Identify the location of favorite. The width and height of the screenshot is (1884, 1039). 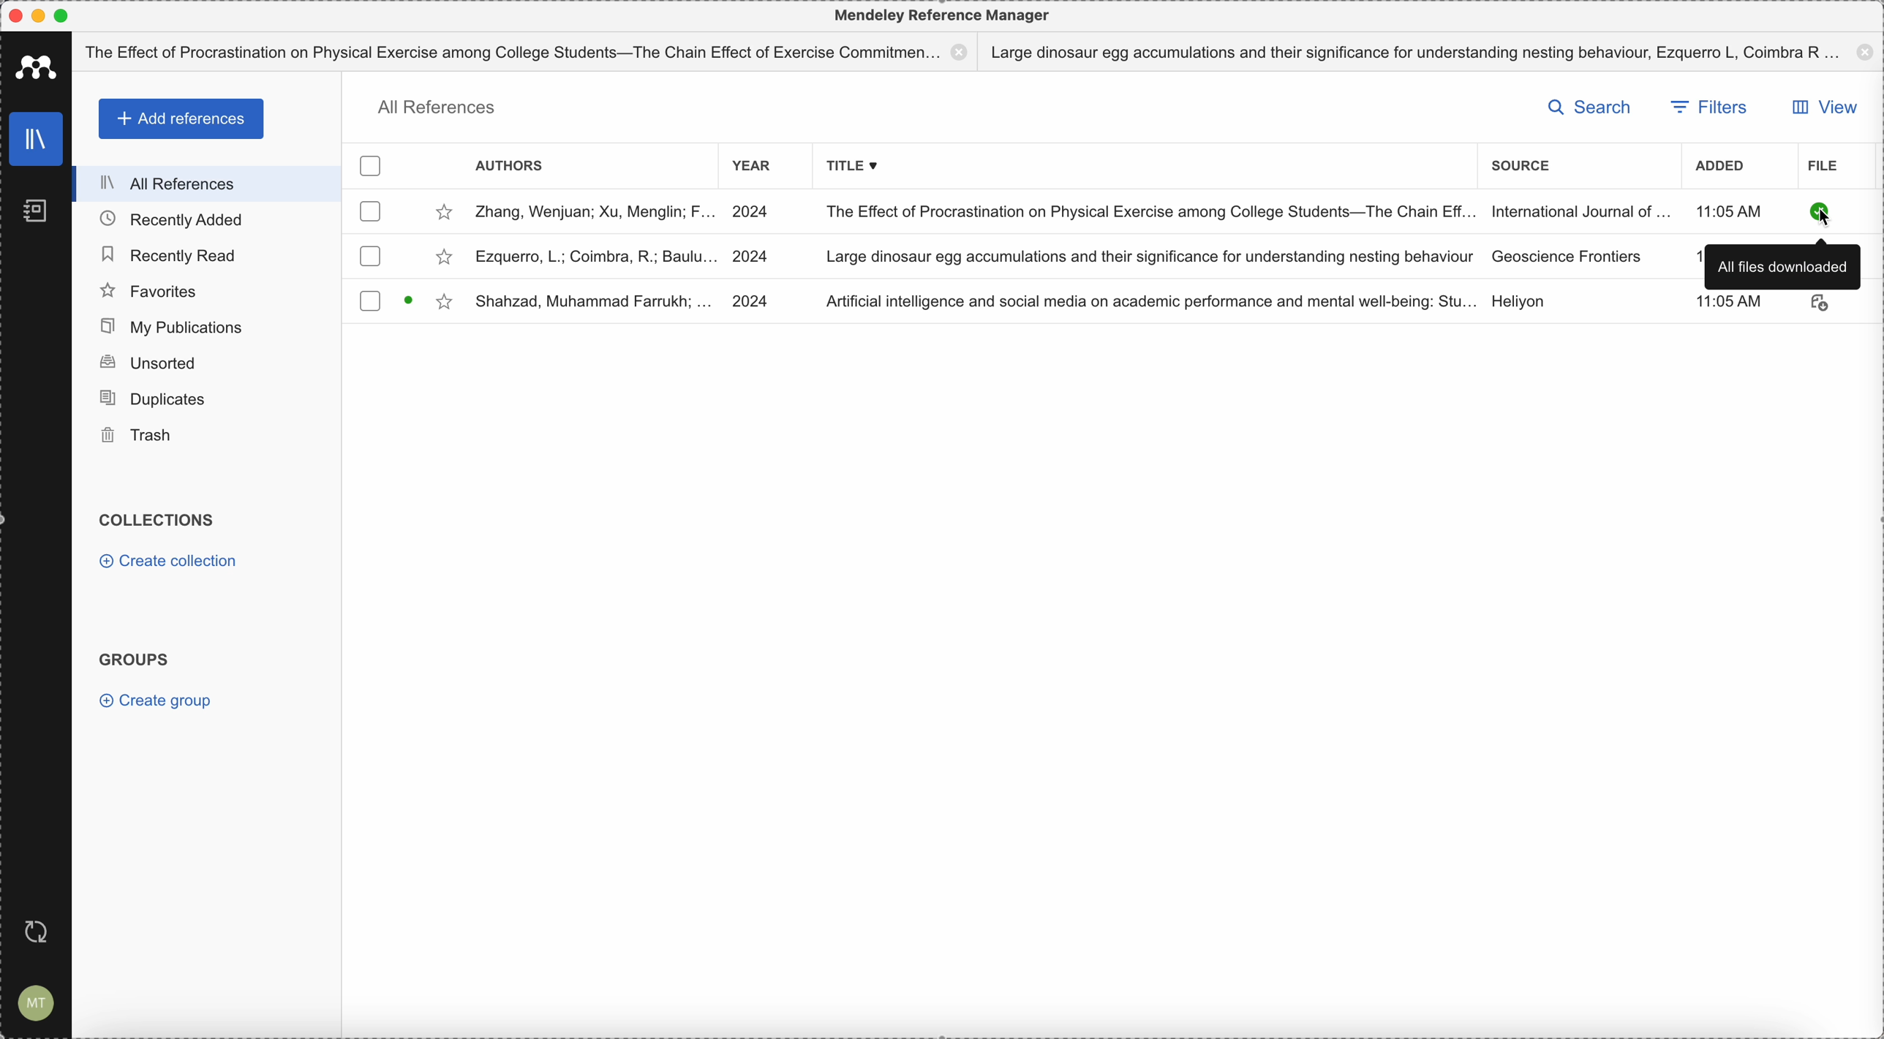
(442, 211).